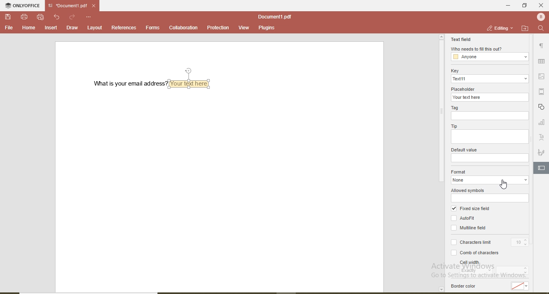 The height and width of the screenshot is (294, 549). Describe the element at coordinates (127, 84) in the screenshot. I see `what is your email address?` at that location.